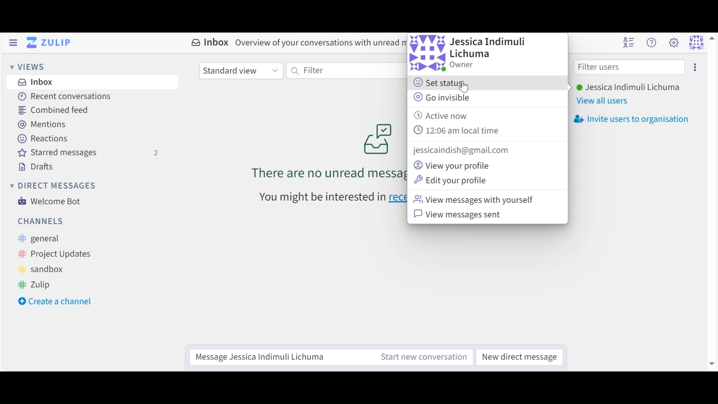 The height and width of the screenshot is (404, 718). Describe the element at coordinates (279, 356) in the screenshot. I see `Reply message` at that location.